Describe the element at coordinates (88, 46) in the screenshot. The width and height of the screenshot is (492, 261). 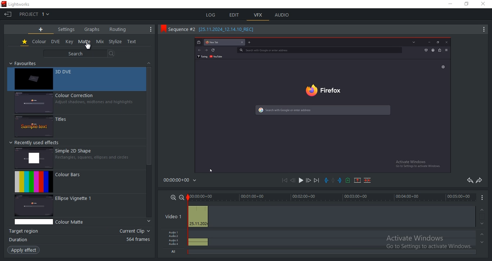
I see `cursor` at that location.